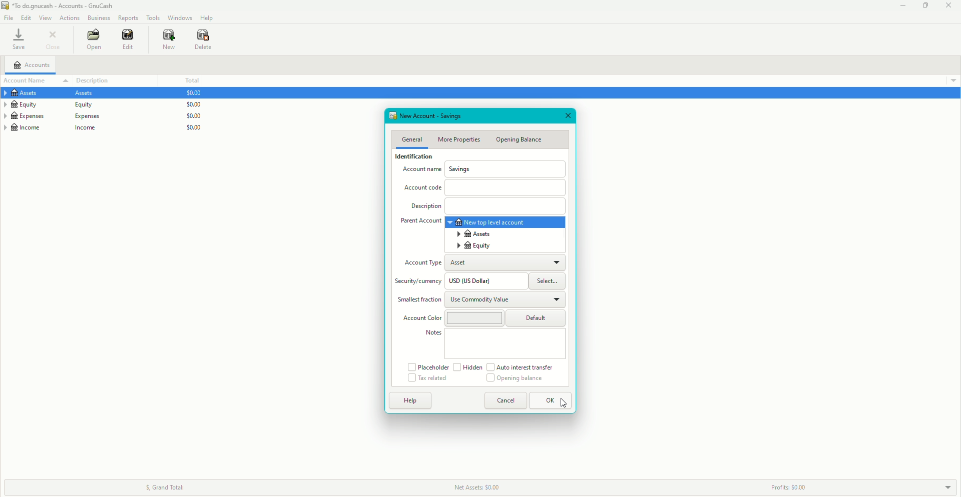 The height and width of the screenshot is (497, 961). Describe the element at coordinates (953, 79) in the screenshot. I see `Drop down` at that location.